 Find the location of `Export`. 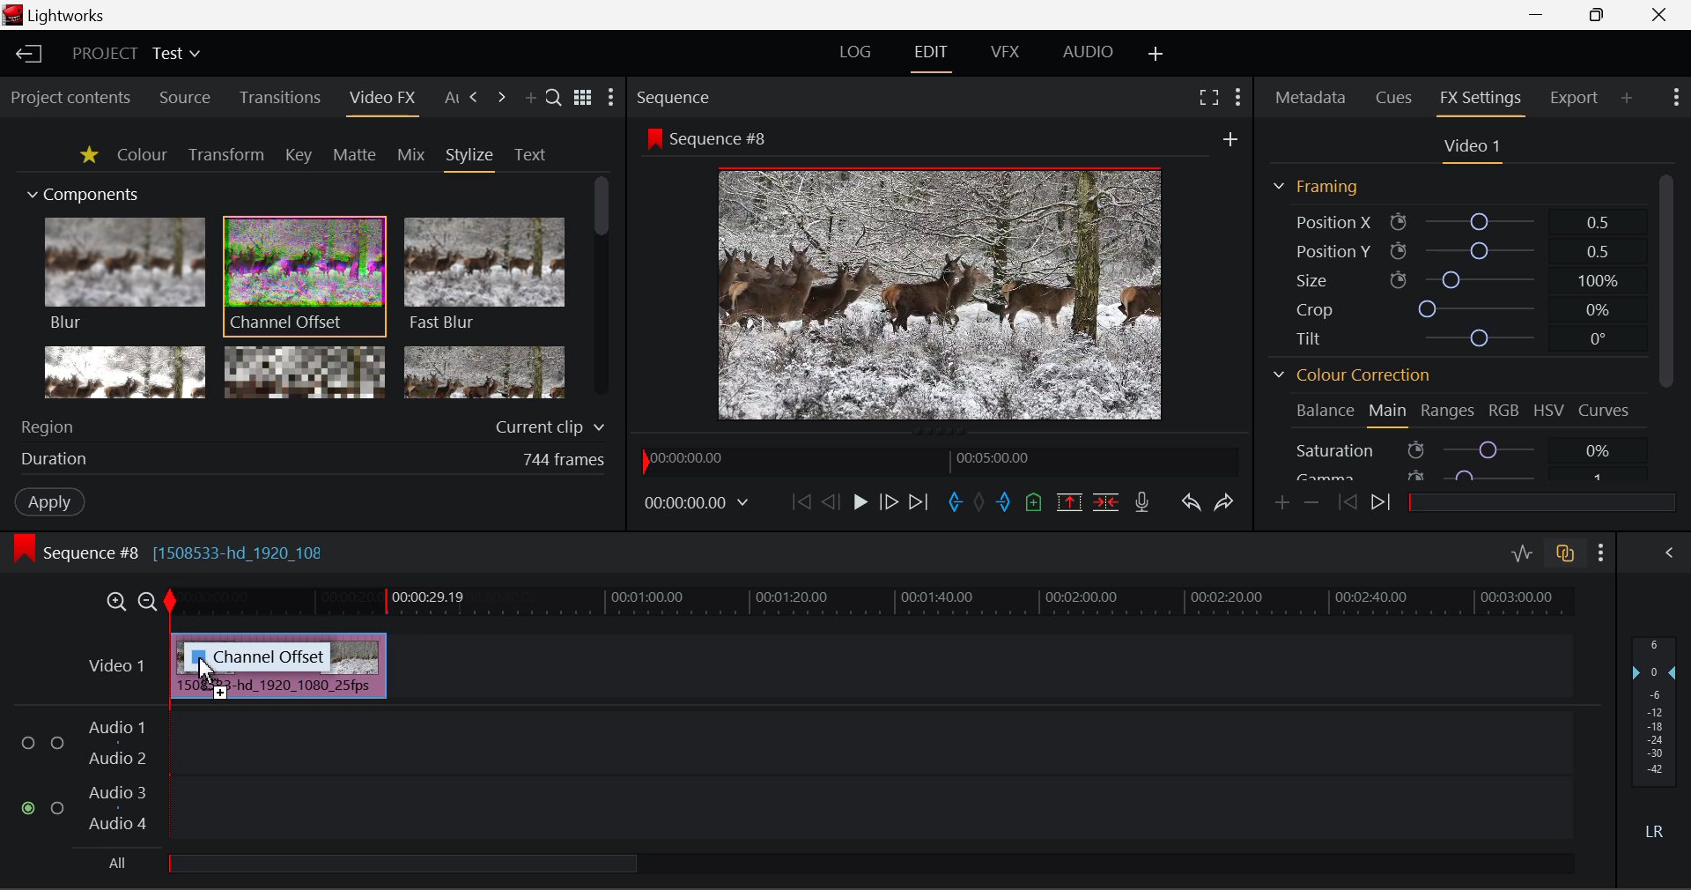

Export is located at coordinates (1575, 98).